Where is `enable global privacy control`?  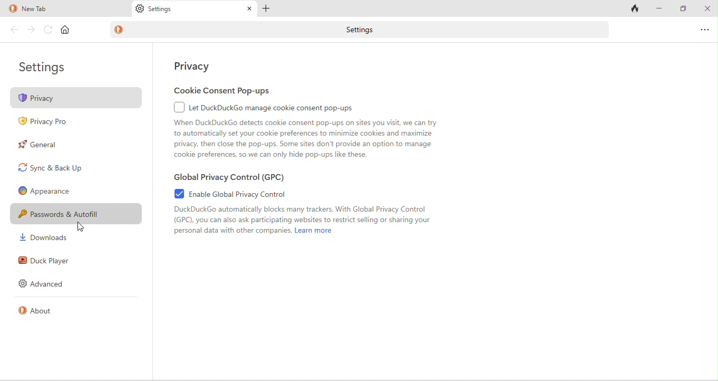
enable global privacy control is located at coordinates (238, 194).